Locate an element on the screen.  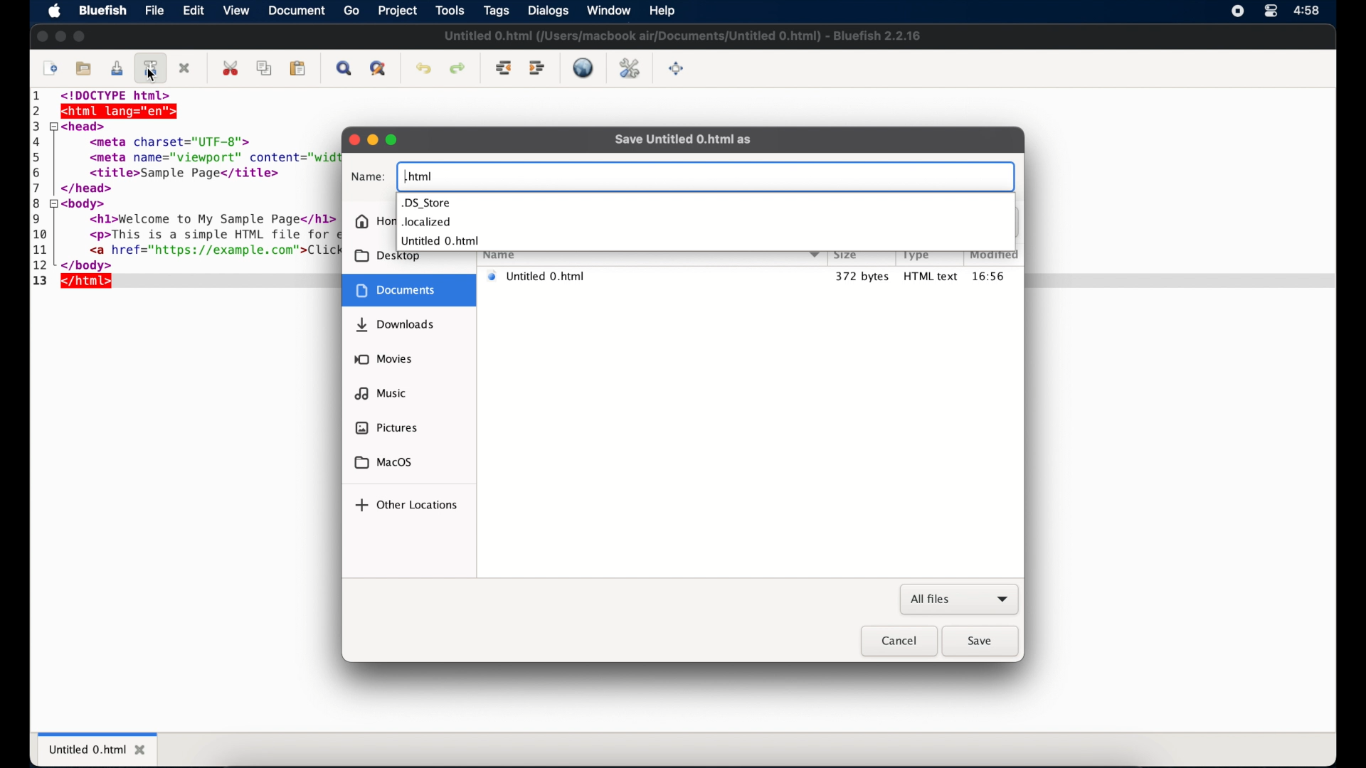
live preview is located at coordinates (583, 68).